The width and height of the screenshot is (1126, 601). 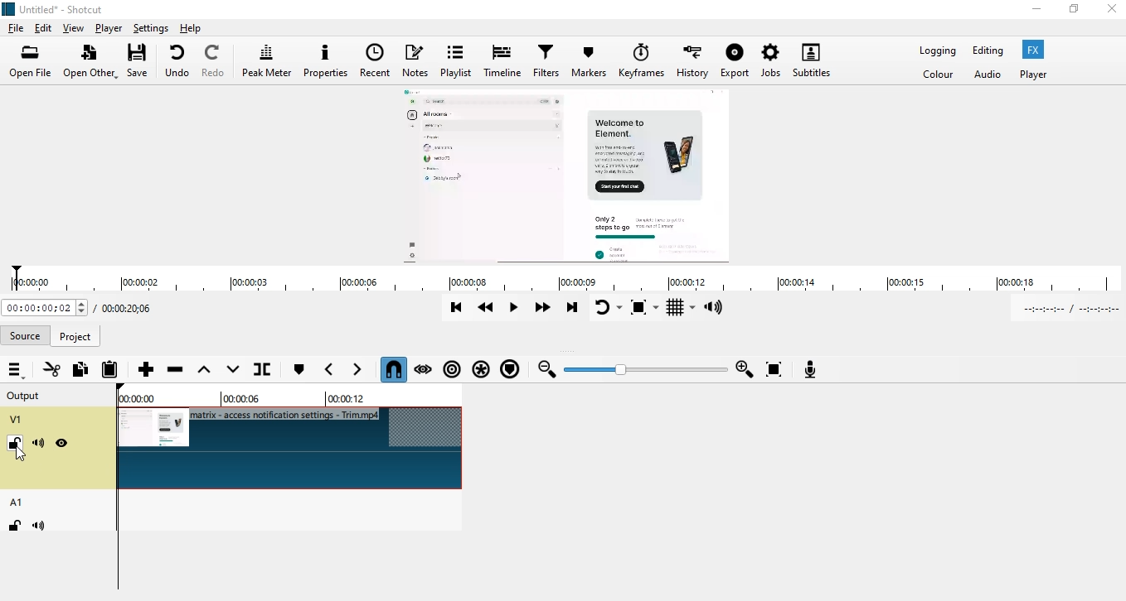 I want to click on history, so click(x=692, y=61).